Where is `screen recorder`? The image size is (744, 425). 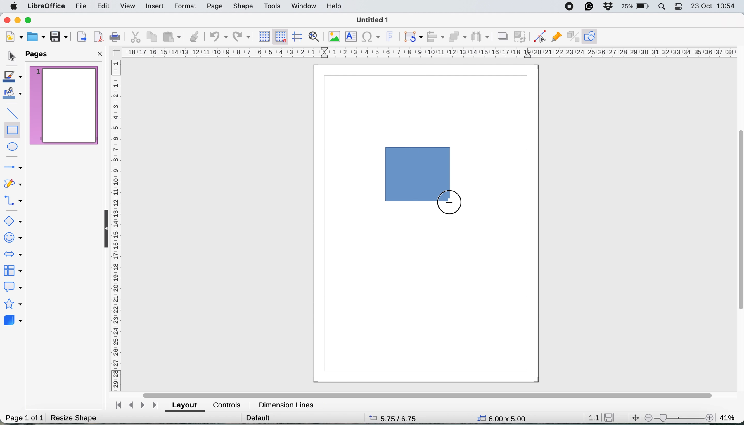
screen recorder is located at coordinates (568, 7).